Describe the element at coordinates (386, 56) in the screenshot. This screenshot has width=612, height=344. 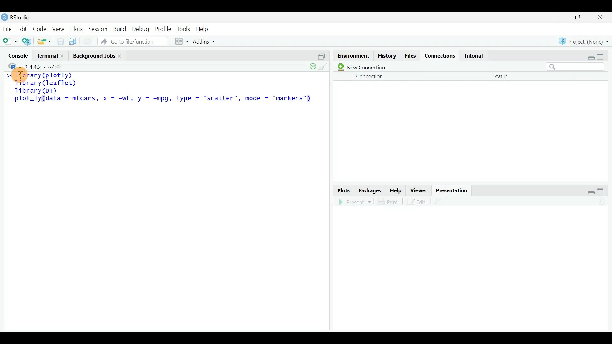
I see `History` at that location.